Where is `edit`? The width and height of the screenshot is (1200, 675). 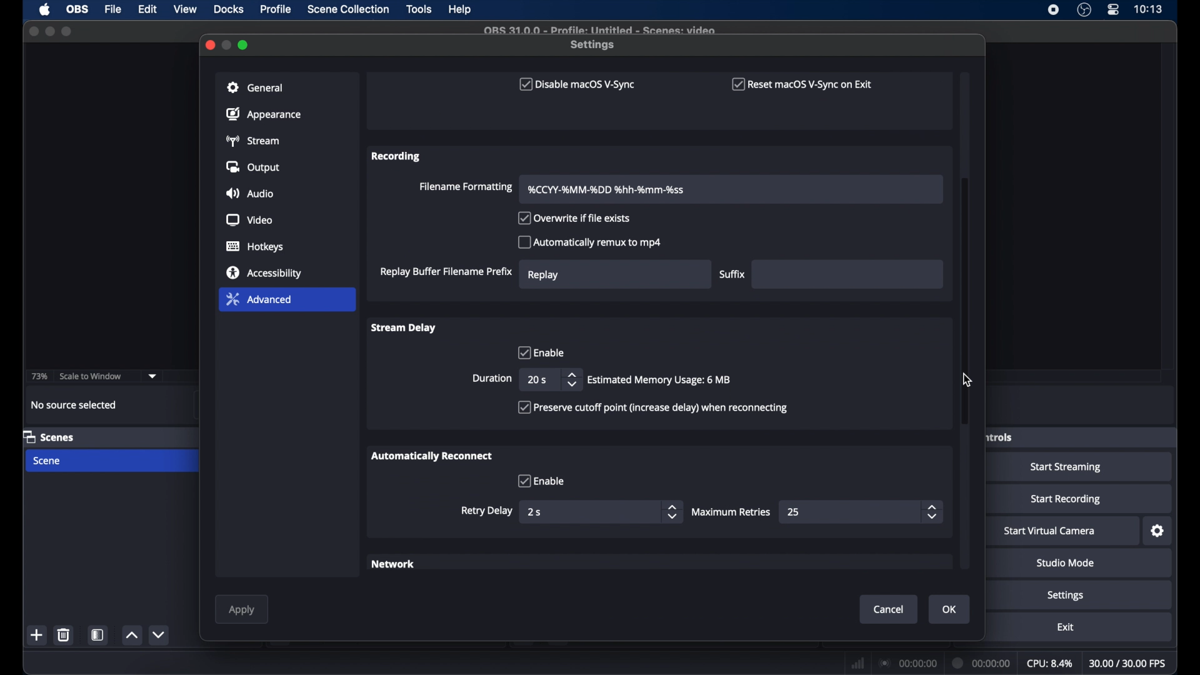
edit is located at coordinates (147, 9).